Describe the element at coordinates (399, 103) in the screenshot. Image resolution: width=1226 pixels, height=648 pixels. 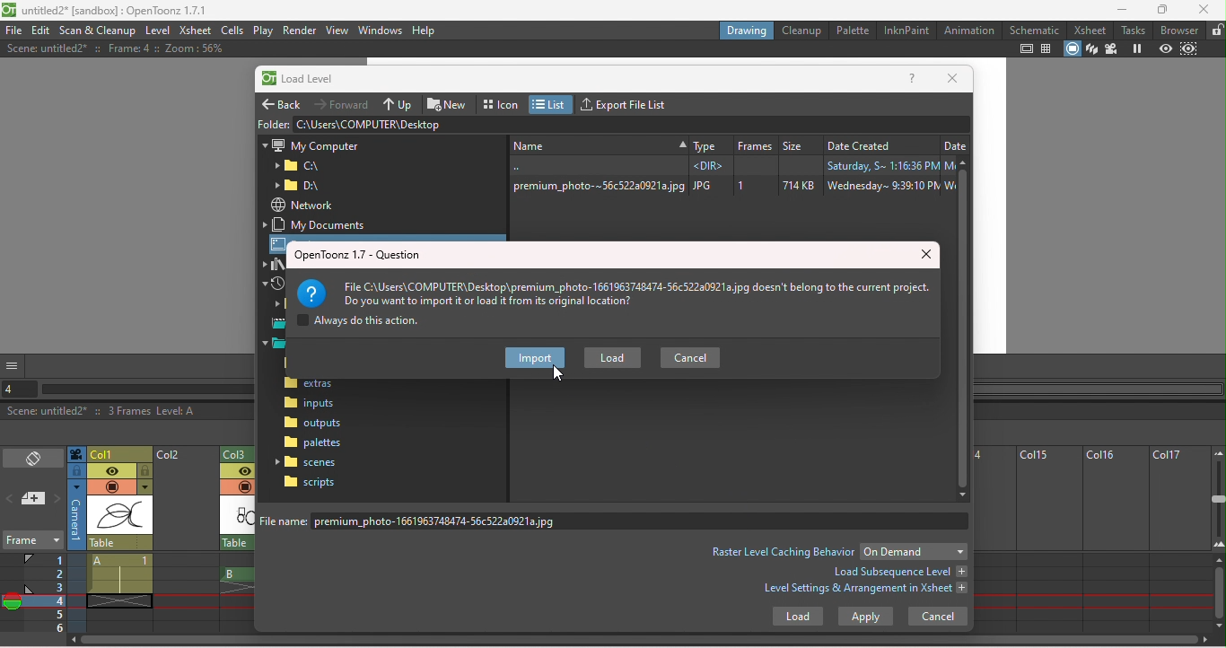
I see `Up` at that location.